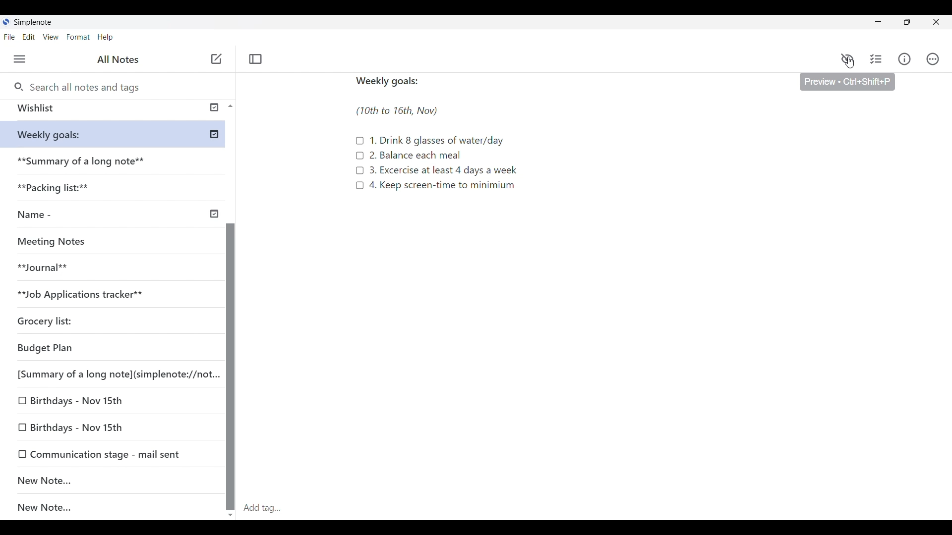 Image resolution: width=952 pixels, height=535 pixels. I want to click on cursor, so click(850, 63).